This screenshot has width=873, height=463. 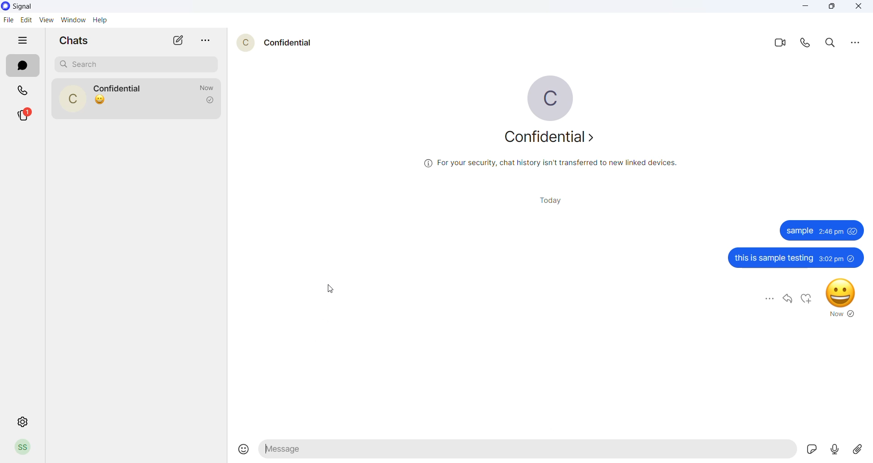 What do you see at coordinates (803, 8) in the screenshot?
I see `minimize` at bounding box center [803, 8].